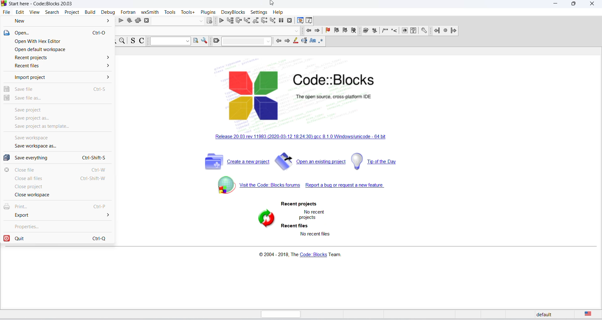  What do you see at coordinates (592, 5) in the screenshot?
I see `close` at bounding box center [592, 5].